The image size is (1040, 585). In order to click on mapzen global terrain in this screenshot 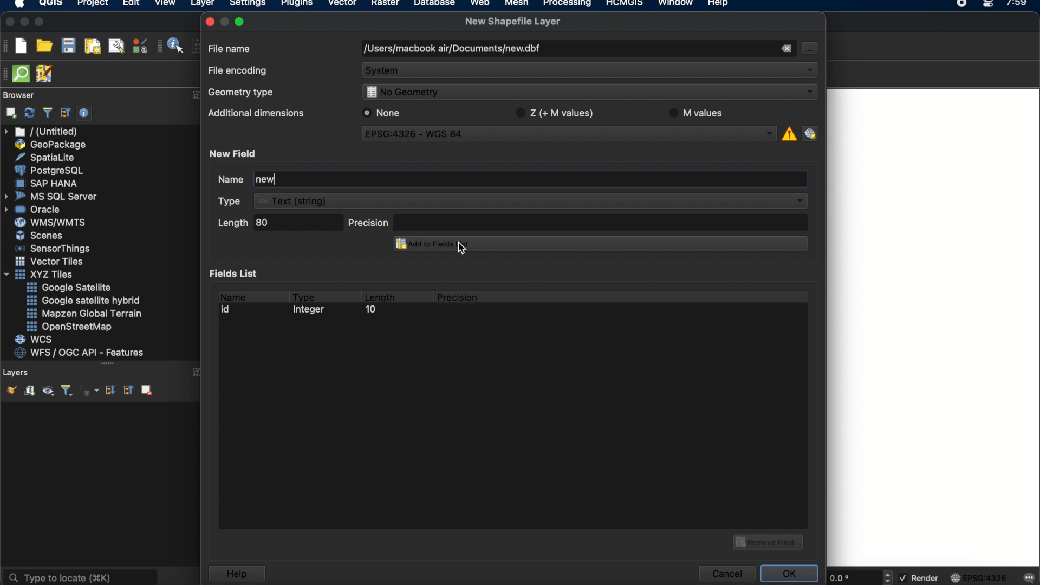, I will do `click(84, 314)`.